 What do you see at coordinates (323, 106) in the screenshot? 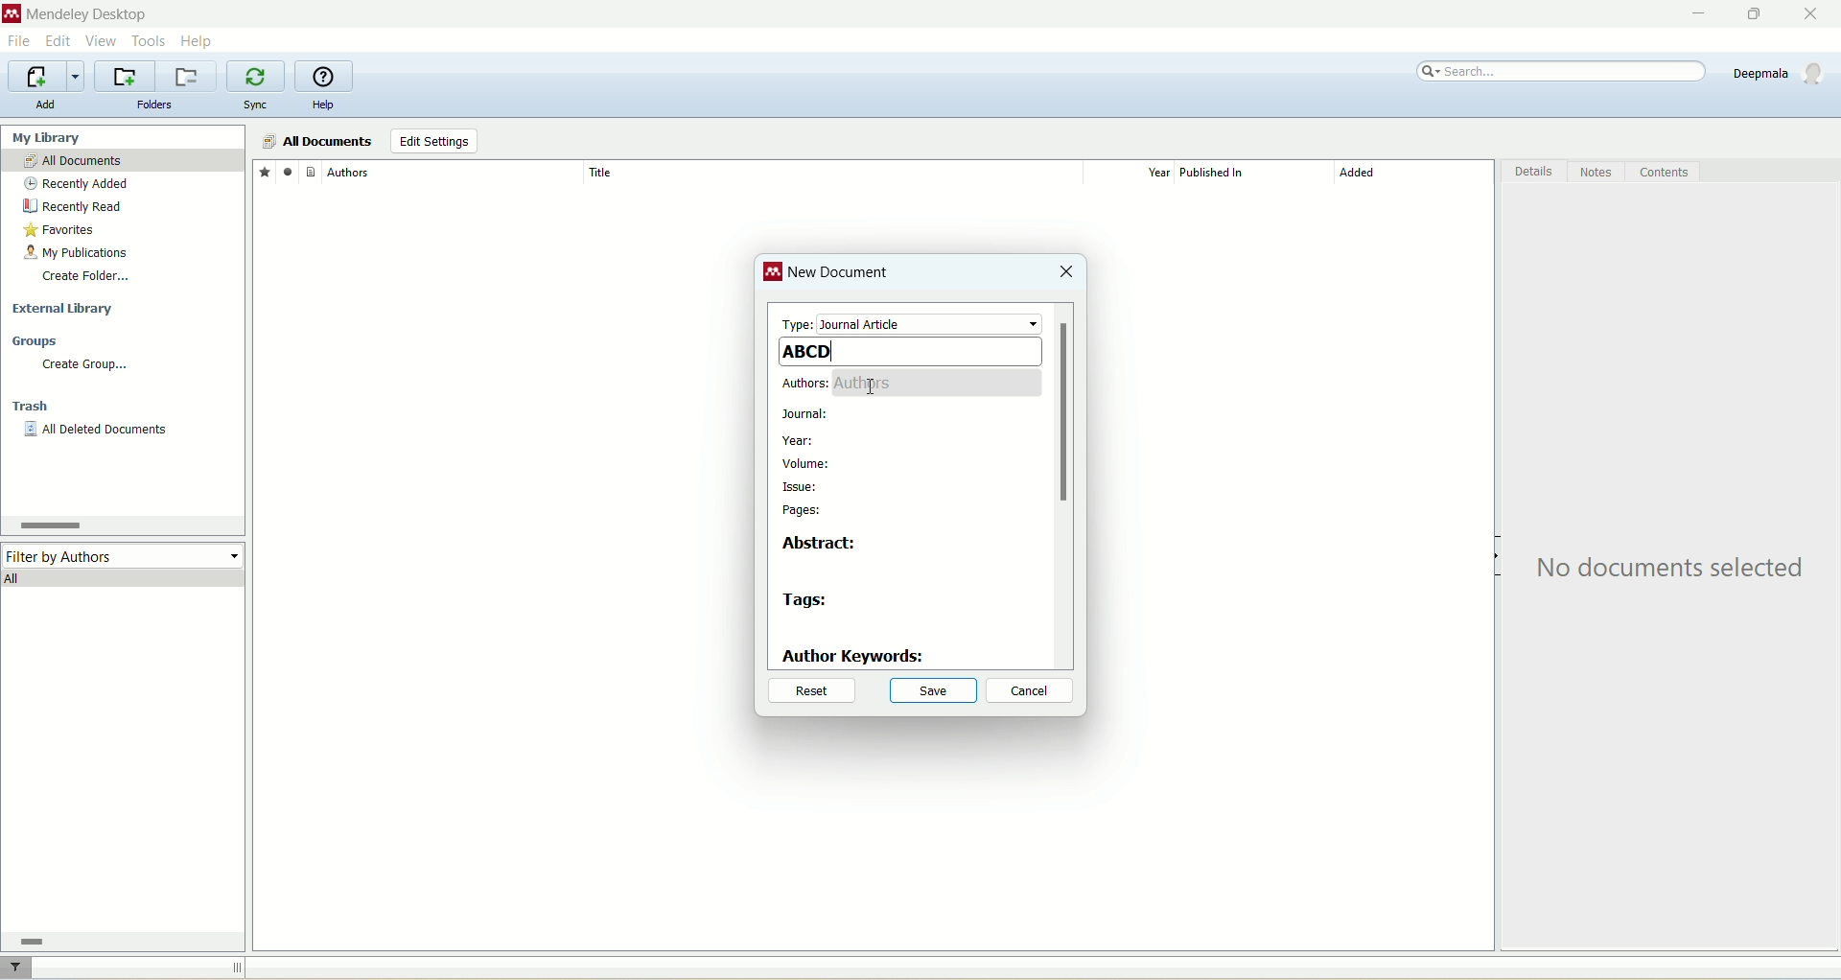
I see `help` at bounding box center [323, 106].